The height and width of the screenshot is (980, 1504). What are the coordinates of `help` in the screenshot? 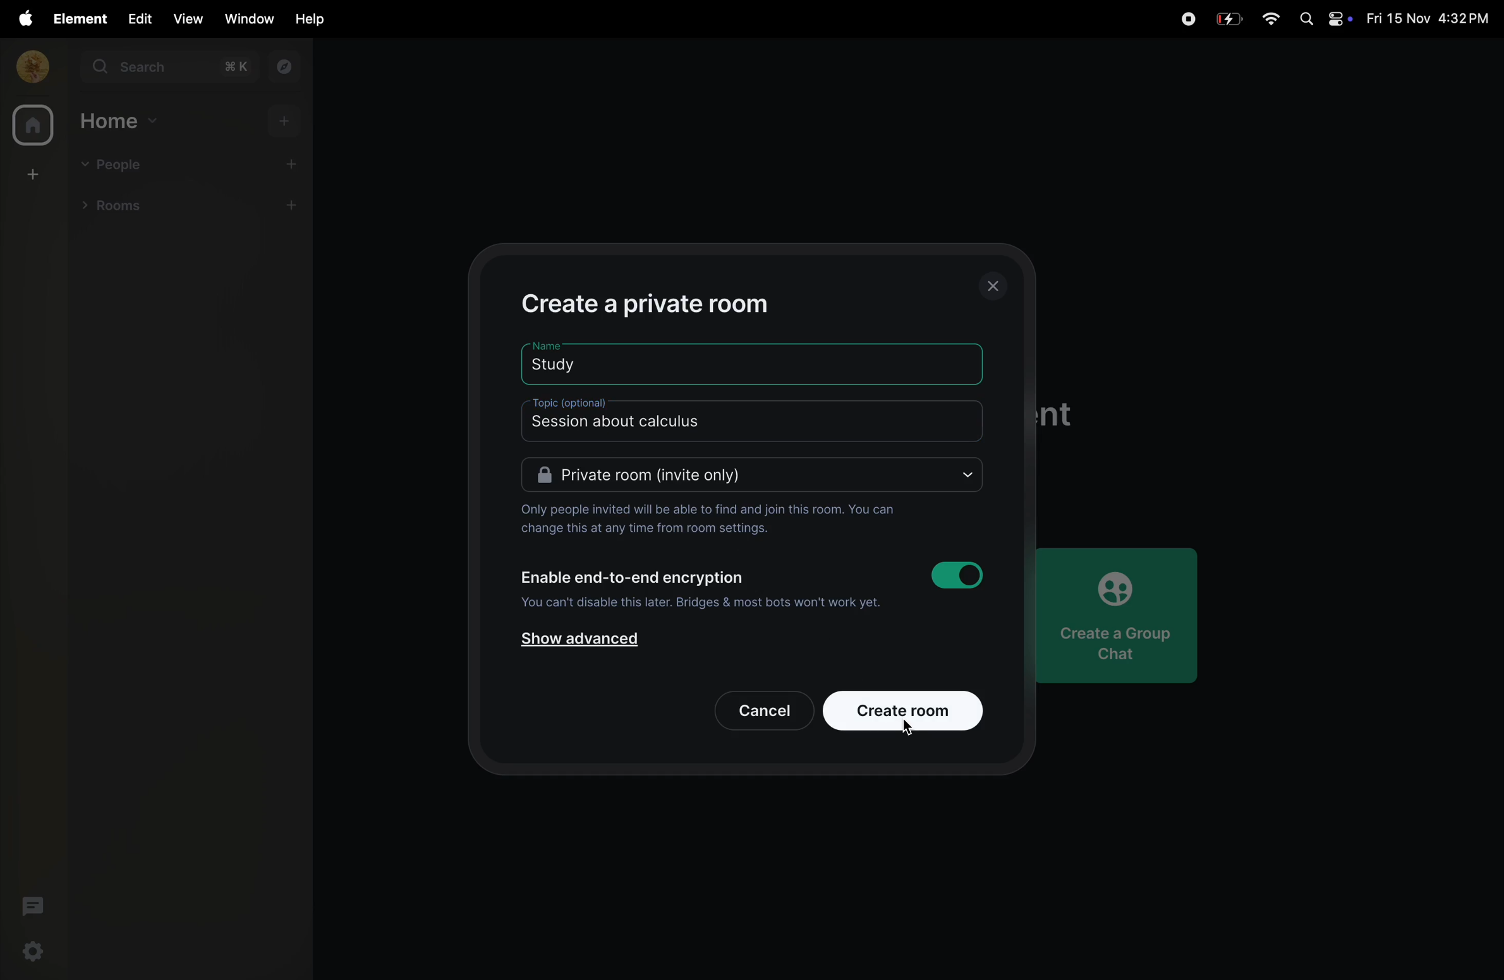 It's located at (306, 20).